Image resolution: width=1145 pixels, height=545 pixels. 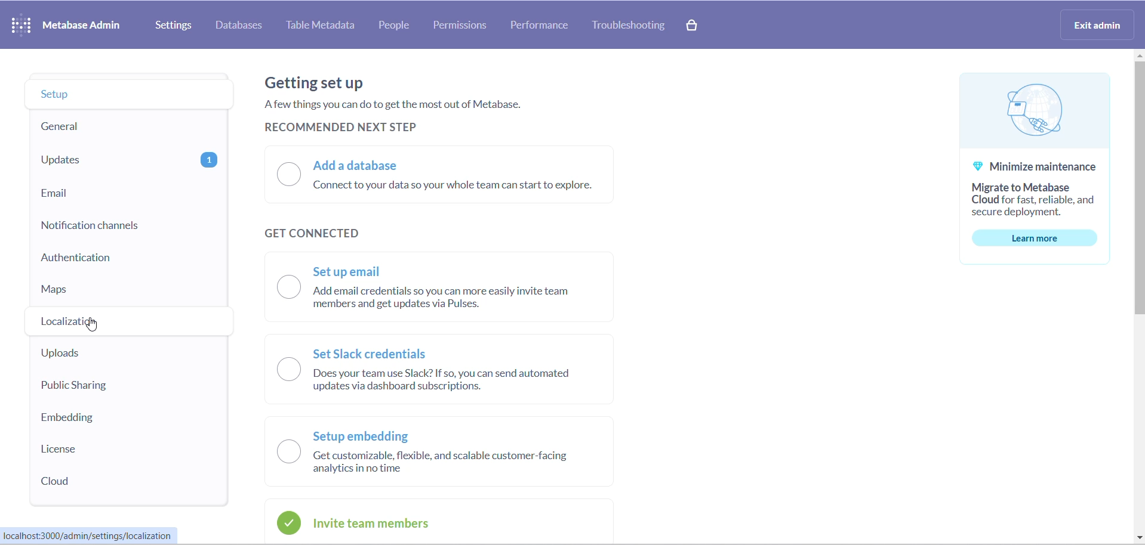 I want to click on add database radio button, so click(x=453, y=174).